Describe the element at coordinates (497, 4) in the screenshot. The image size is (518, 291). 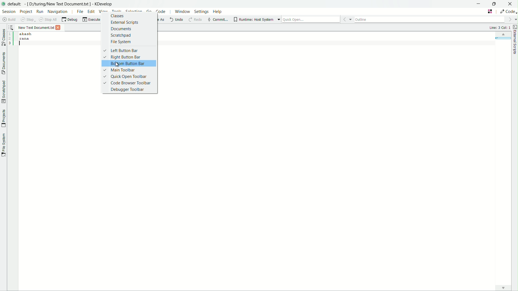
I see `maximize or restore` at that location.